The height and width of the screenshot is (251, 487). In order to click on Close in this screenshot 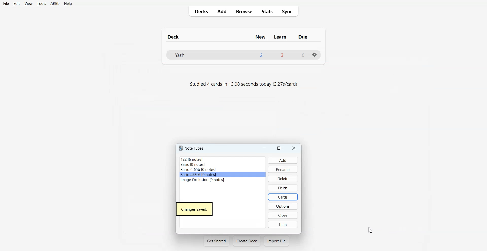, I will do `click(294, 148)`.